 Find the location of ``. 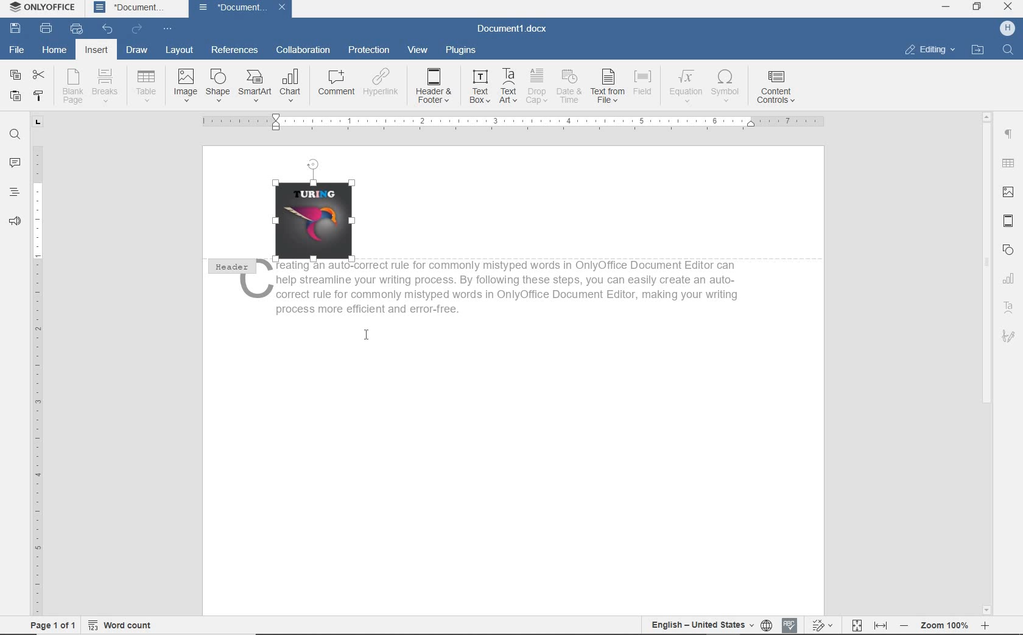

 is located at coordinates (480, 86).